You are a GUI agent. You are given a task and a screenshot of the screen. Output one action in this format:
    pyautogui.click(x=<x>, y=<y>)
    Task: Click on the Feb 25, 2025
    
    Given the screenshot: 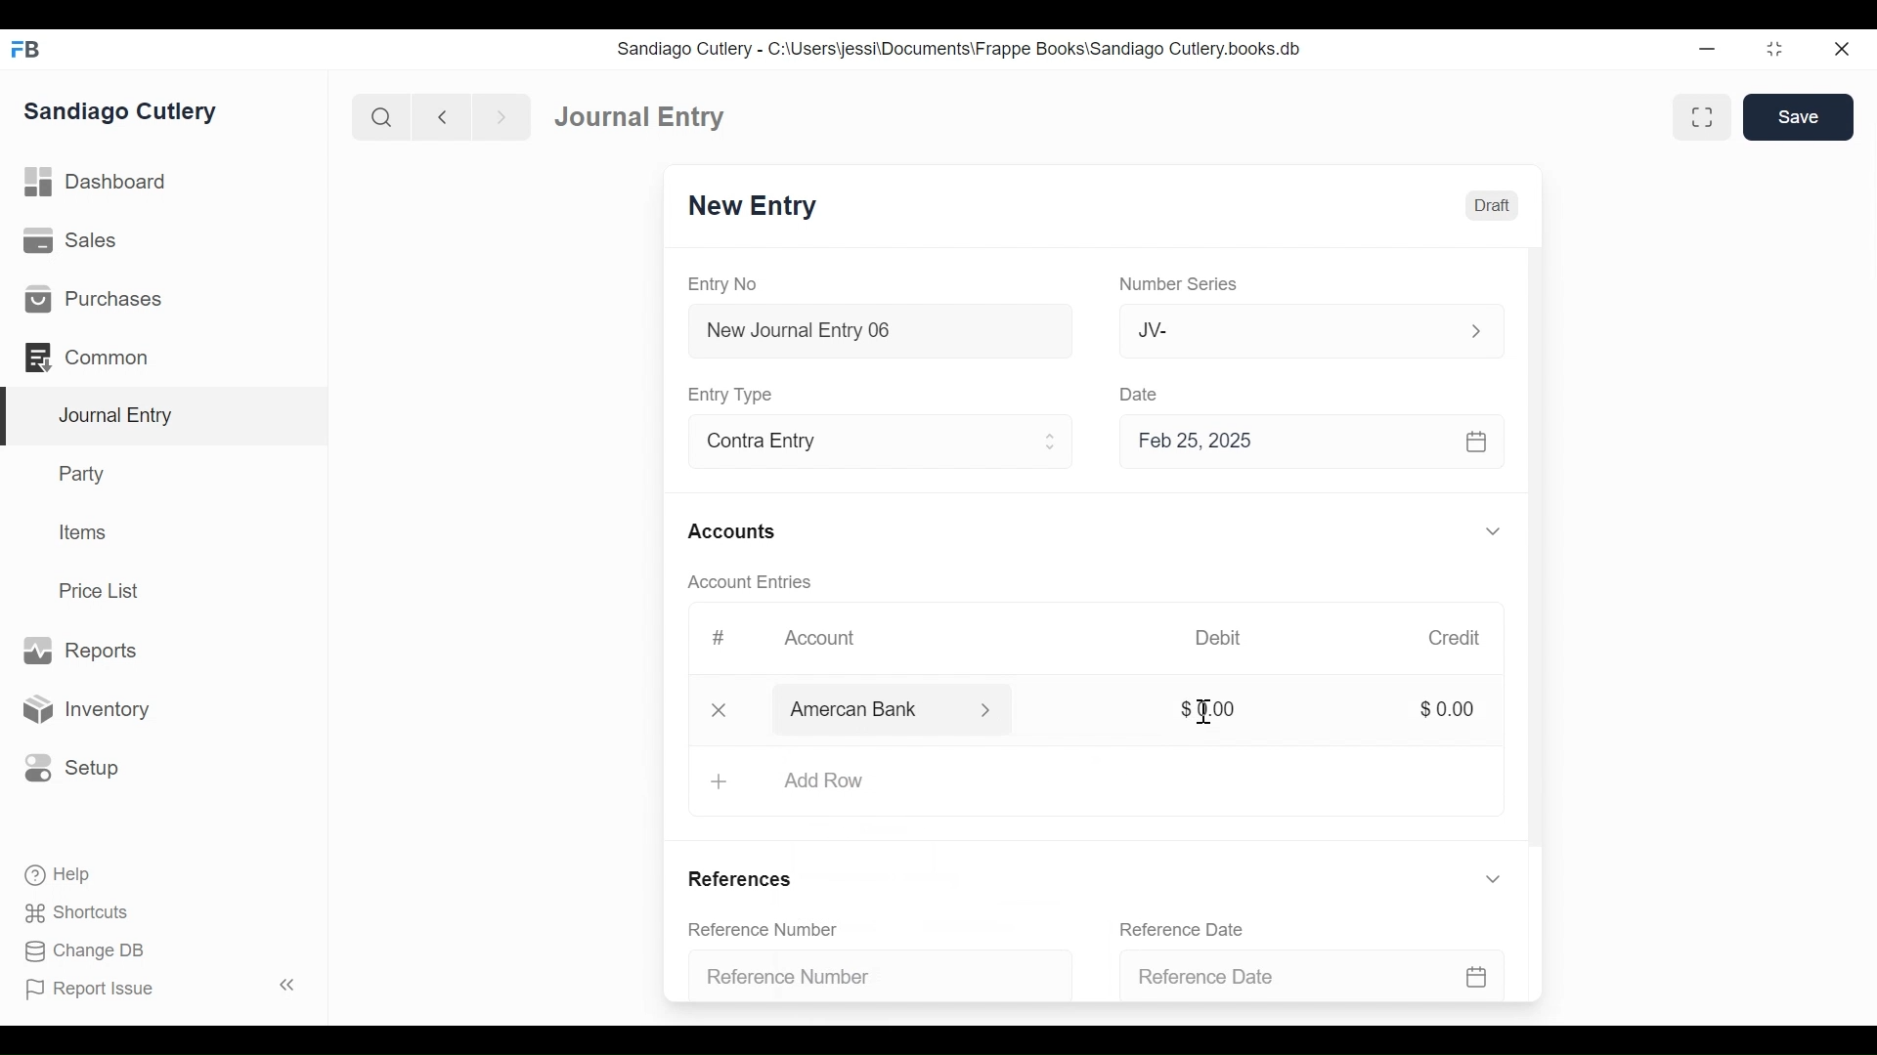 What is the action you would take?
    pyautogui.click(x=1303, y=441)
    